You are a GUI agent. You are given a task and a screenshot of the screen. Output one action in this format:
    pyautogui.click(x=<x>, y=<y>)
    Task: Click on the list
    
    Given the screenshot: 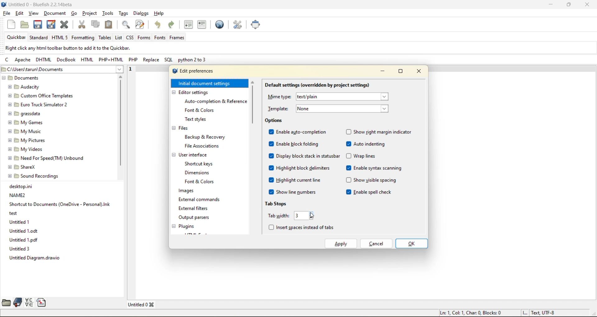 What is the action you would take?
    pyautogui.click(x=119, y=38)
    